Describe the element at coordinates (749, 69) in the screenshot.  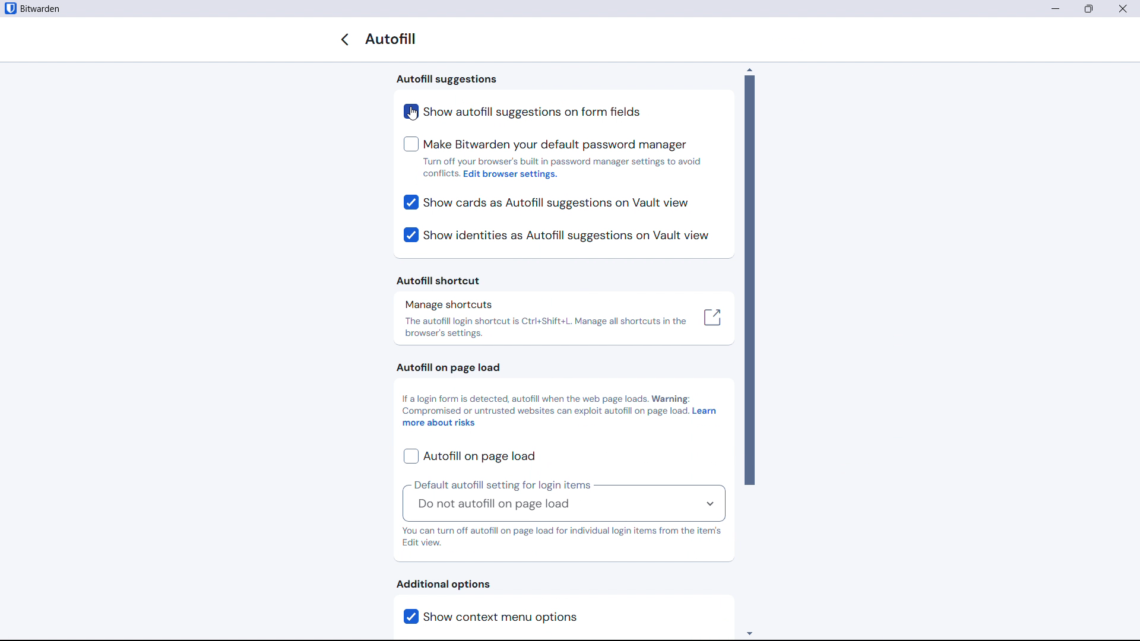
I see `Scroll up` at that location.